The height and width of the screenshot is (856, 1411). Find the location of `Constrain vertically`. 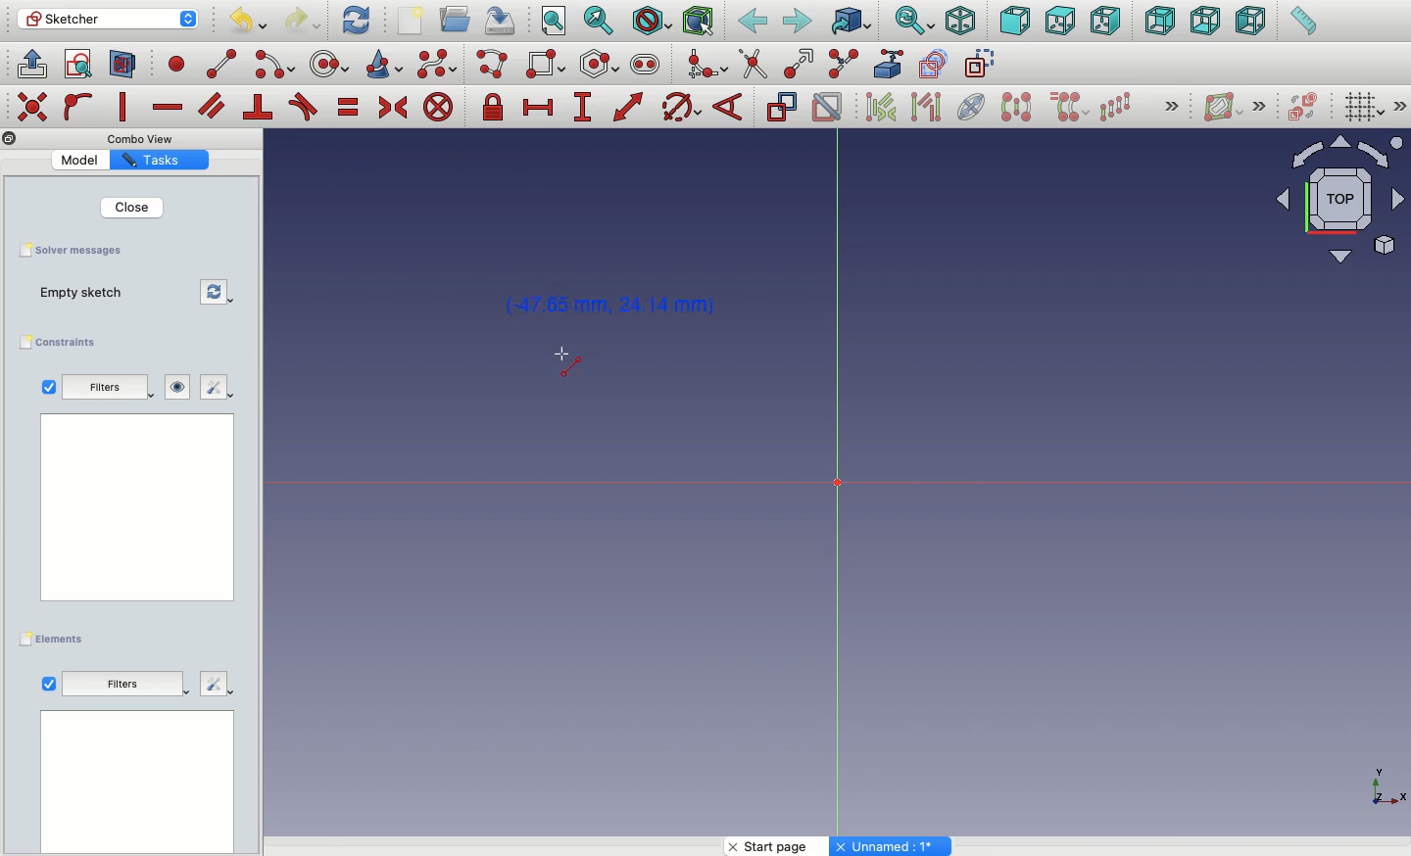

Constrain vertically is located at coordinates (125, 107).